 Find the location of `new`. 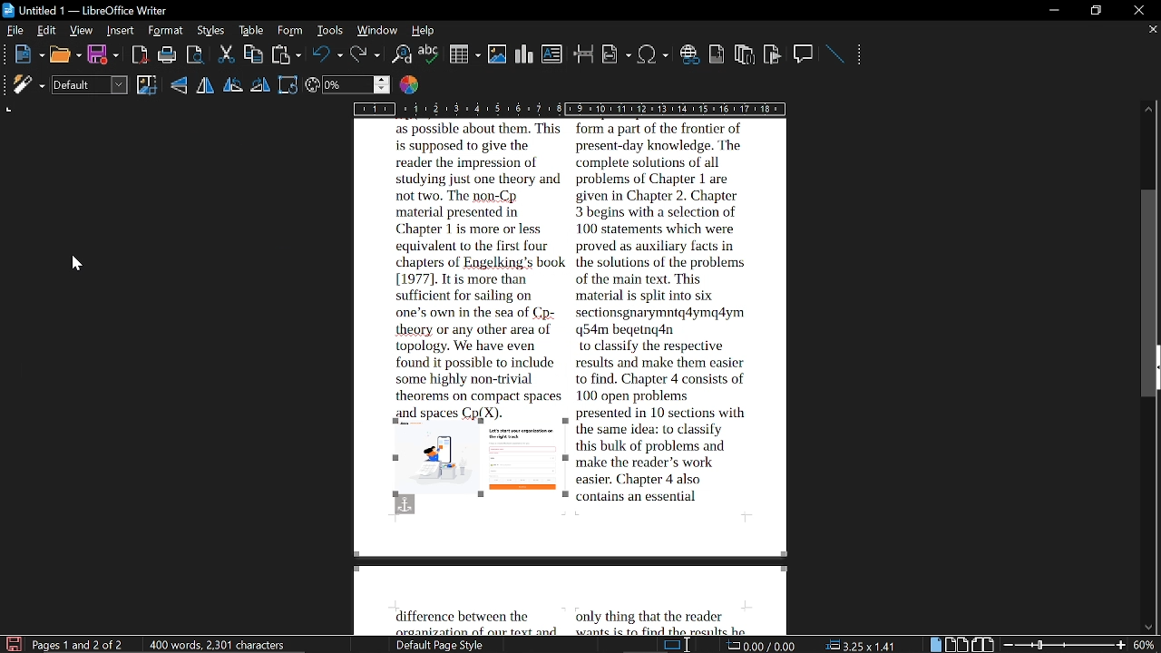

new is located at coordinates (25, 55).